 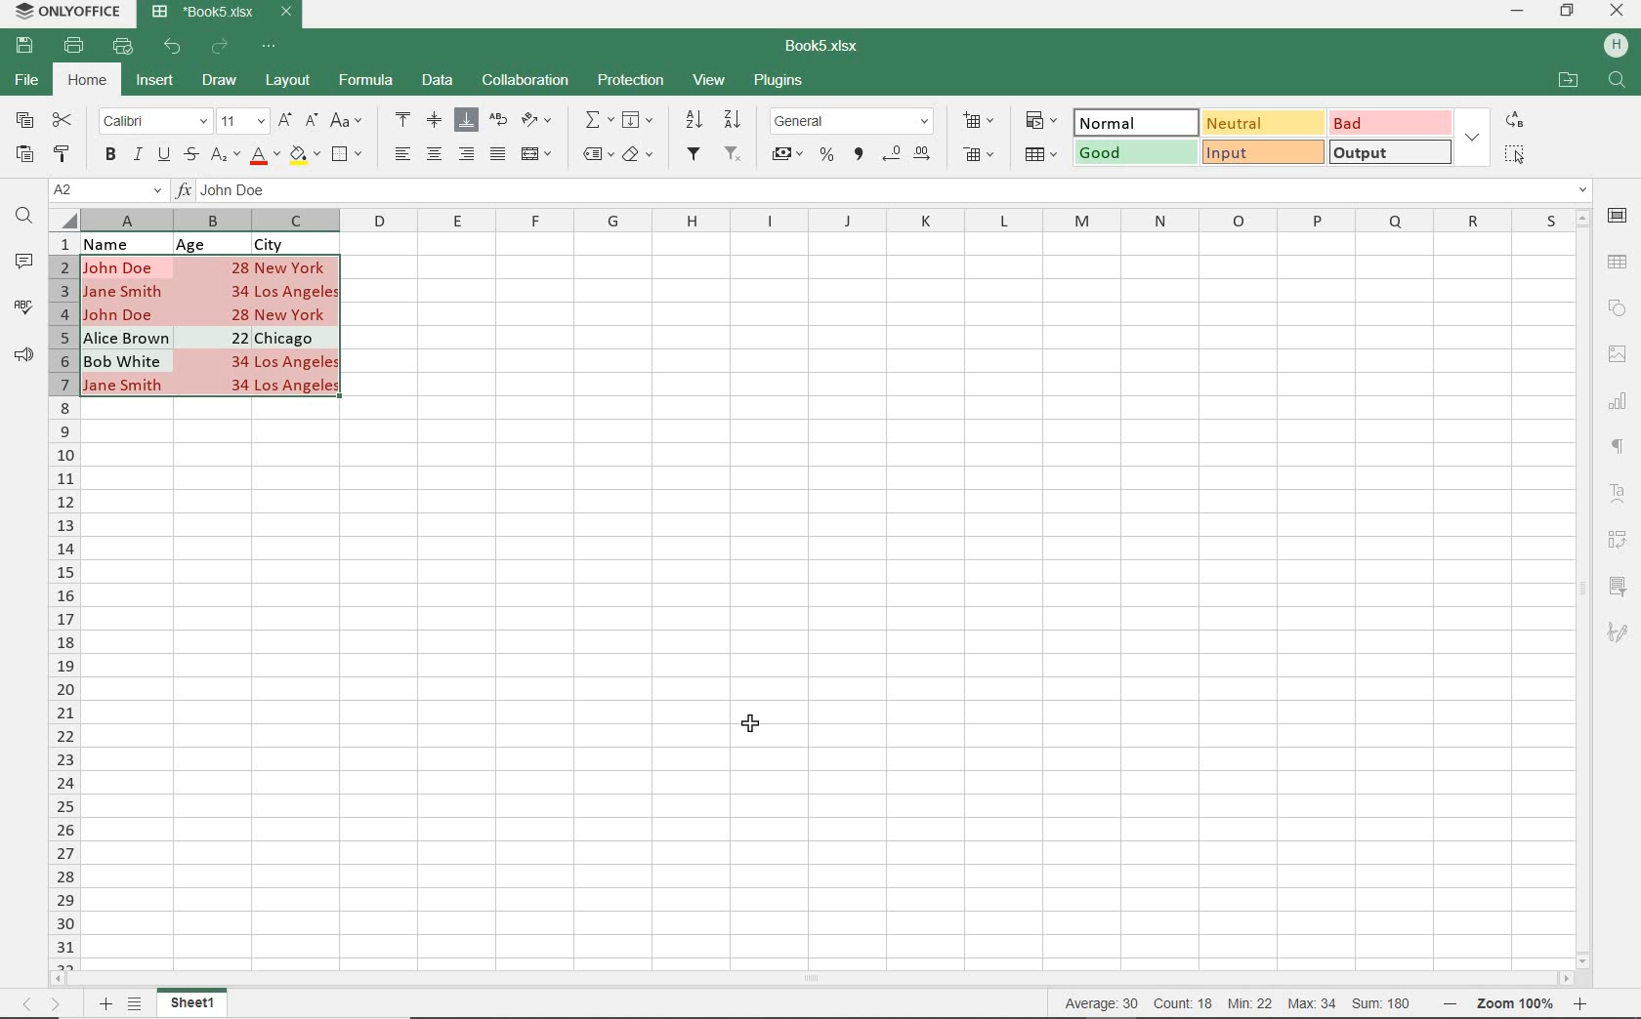 I want to click on STRIKETHROUGH, so click(x=189, y=154).